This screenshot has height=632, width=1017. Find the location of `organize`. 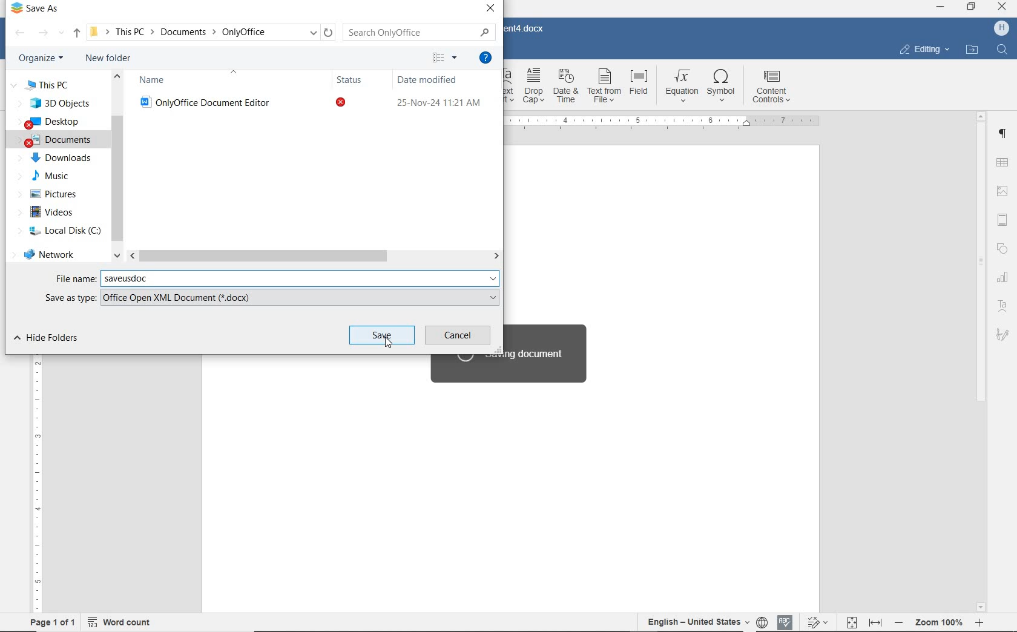

organize is located at coordinates (38, 59).